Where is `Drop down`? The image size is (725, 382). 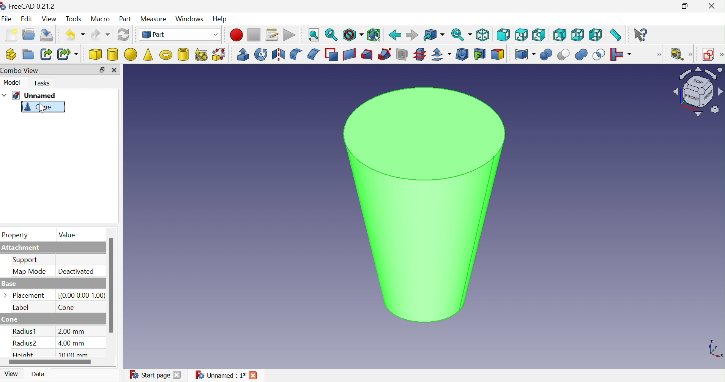
Drop down is located at coordinates (5, 95).